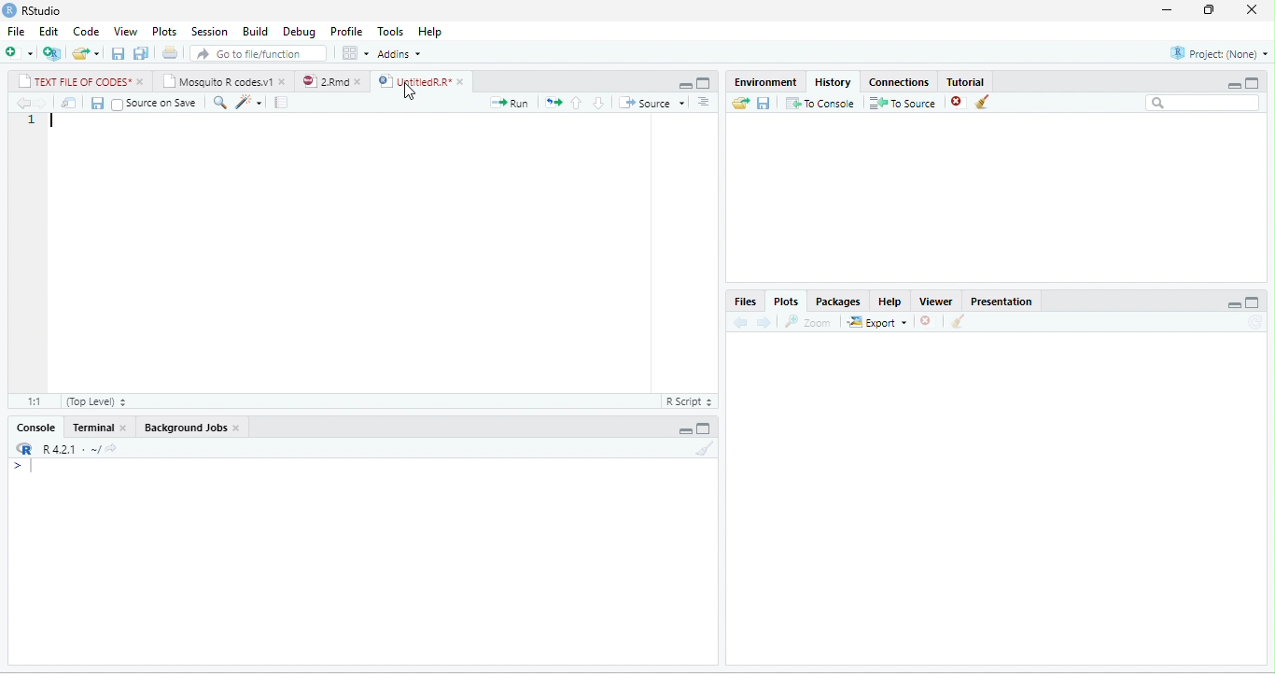  Describe the element at coordinates (577, 103) in the screenshot. I see `up` at that location.